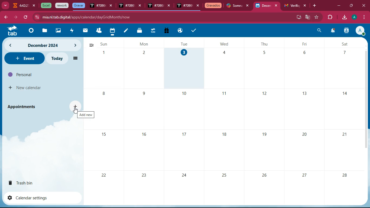 The image size is (370, 208). Describe the element at coordinates (31, 74) in the screenshot. I see `personal` at that location.